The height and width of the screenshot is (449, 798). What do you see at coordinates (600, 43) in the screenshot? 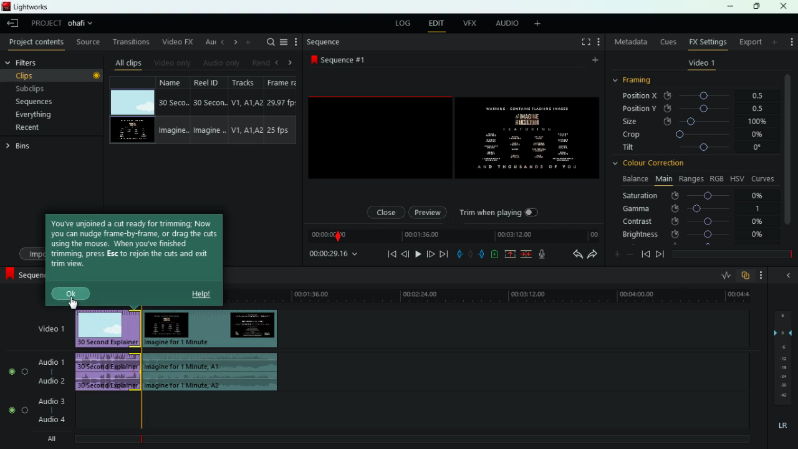
I see `more` at bounding box center [600, 43].